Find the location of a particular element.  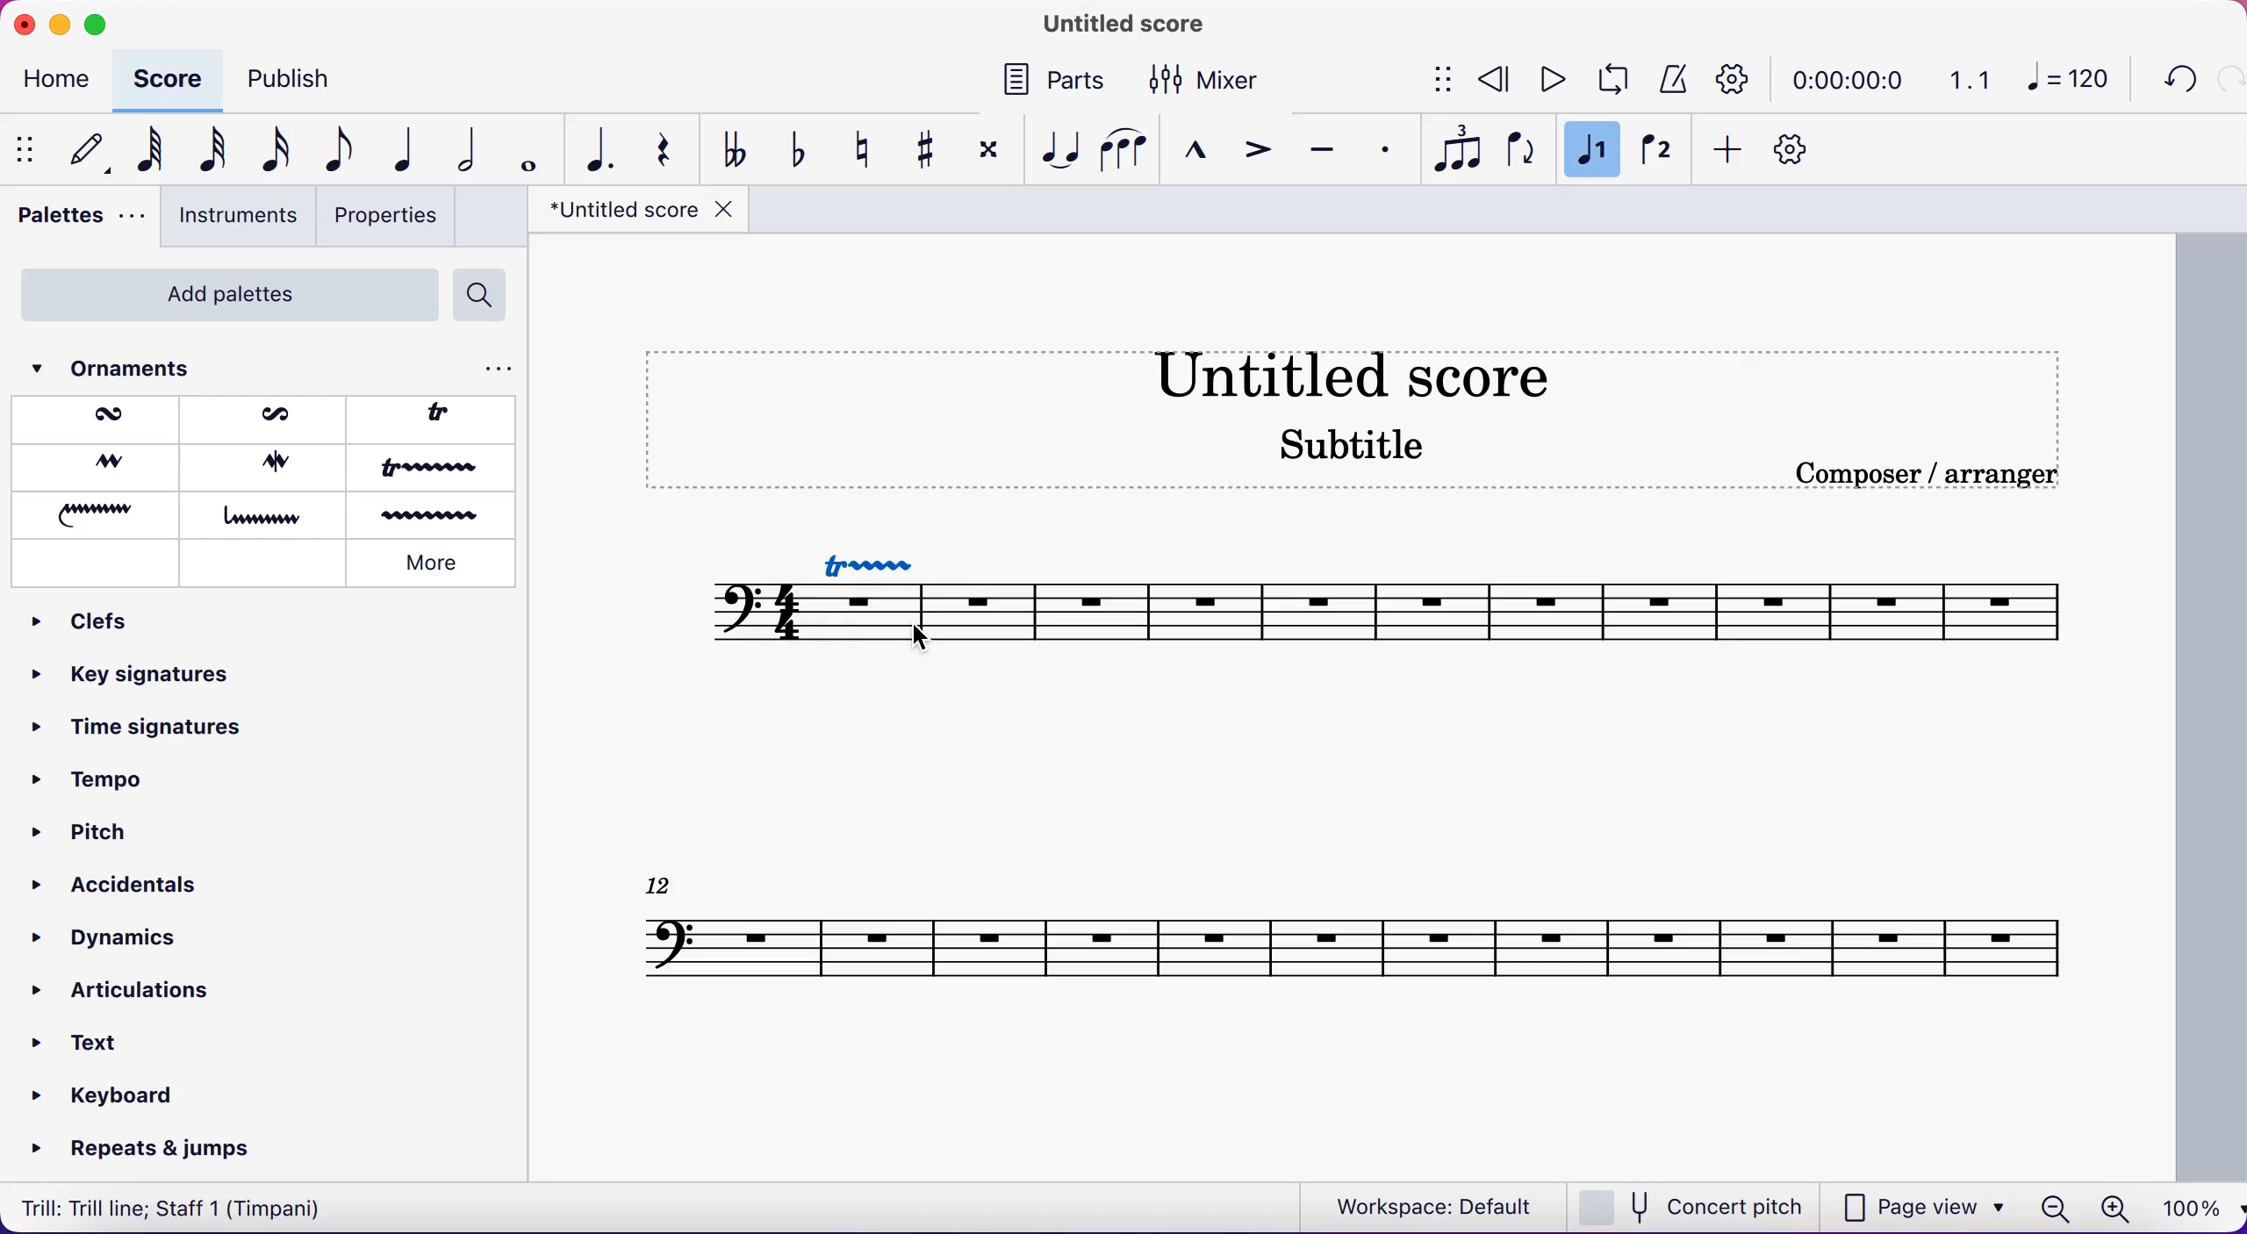

half note is located at coordinates (459, 149).